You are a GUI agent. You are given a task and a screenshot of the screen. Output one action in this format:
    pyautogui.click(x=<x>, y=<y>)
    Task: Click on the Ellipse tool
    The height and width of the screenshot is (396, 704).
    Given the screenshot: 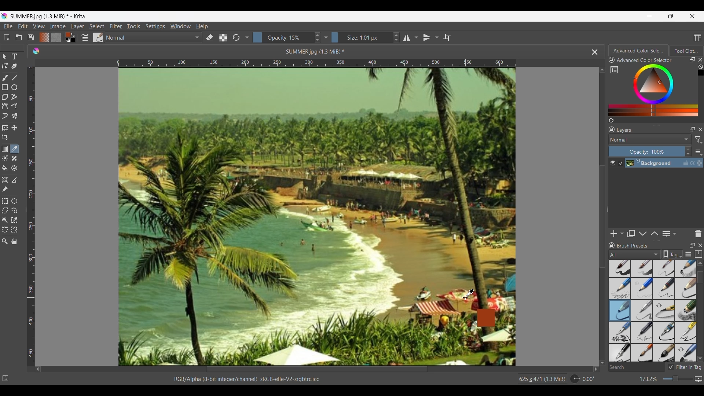 What is the action you would take?
    pyautogui.click(x=14, y=87)
    